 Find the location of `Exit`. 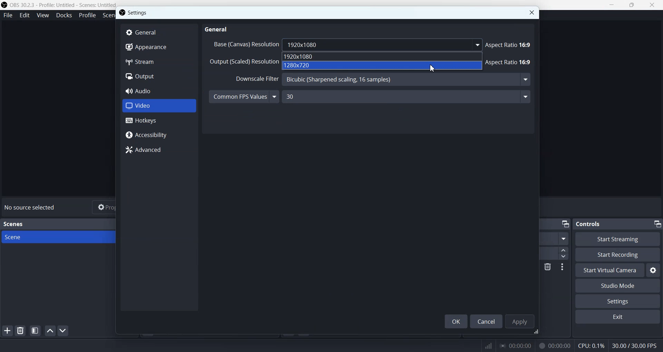

Exit is located at coordinates (618, 317).